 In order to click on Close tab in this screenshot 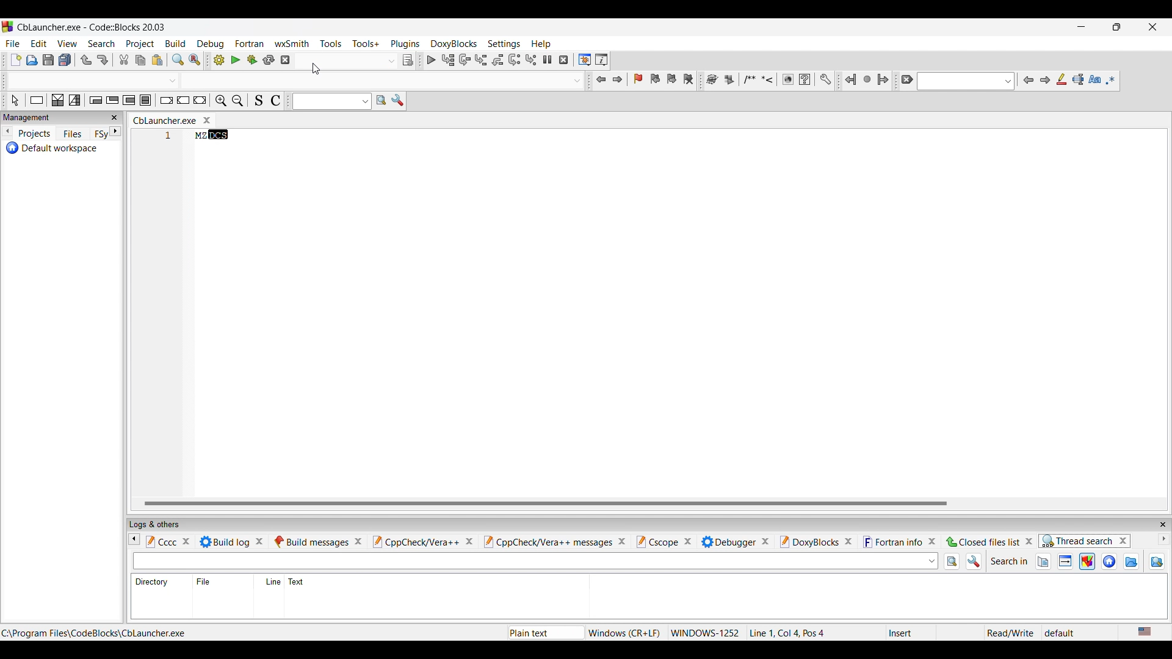, I will do `click(469, 541)`.